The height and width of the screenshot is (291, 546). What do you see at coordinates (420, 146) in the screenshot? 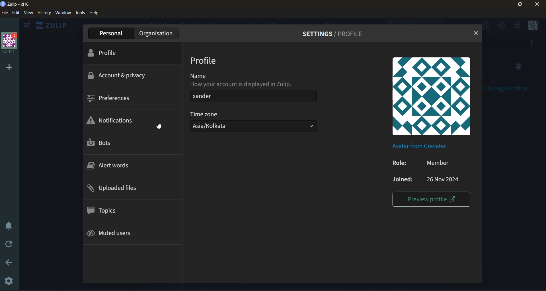
I see `avatar from gravatar` at bounding box center [420, 146].